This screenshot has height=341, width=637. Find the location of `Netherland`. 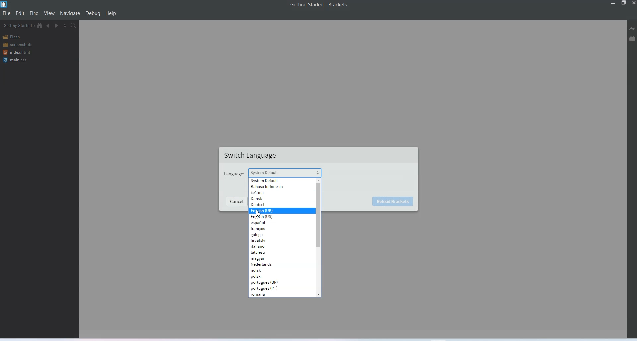

Netherland is located at coordinates (271, 264).